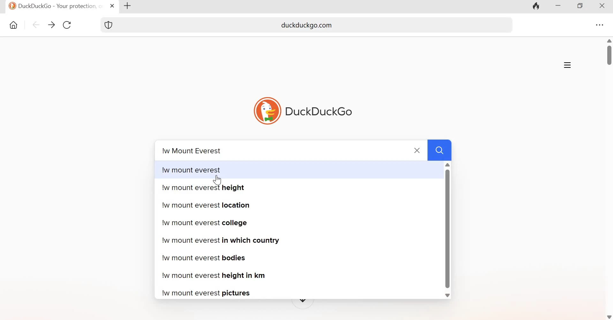 This screenshot has height=320, width=613. Describe the element at coordinates (536, 7) in the screenshot. I see `Fire ` at that location.